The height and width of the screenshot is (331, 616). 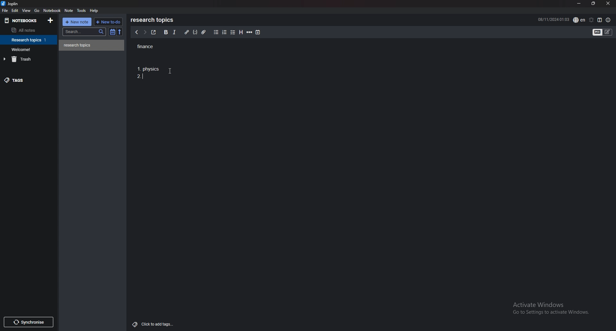 What do you see at coordinates (137, 33) in the screenshot?
I see `previous` at bounding box center [137, 33].